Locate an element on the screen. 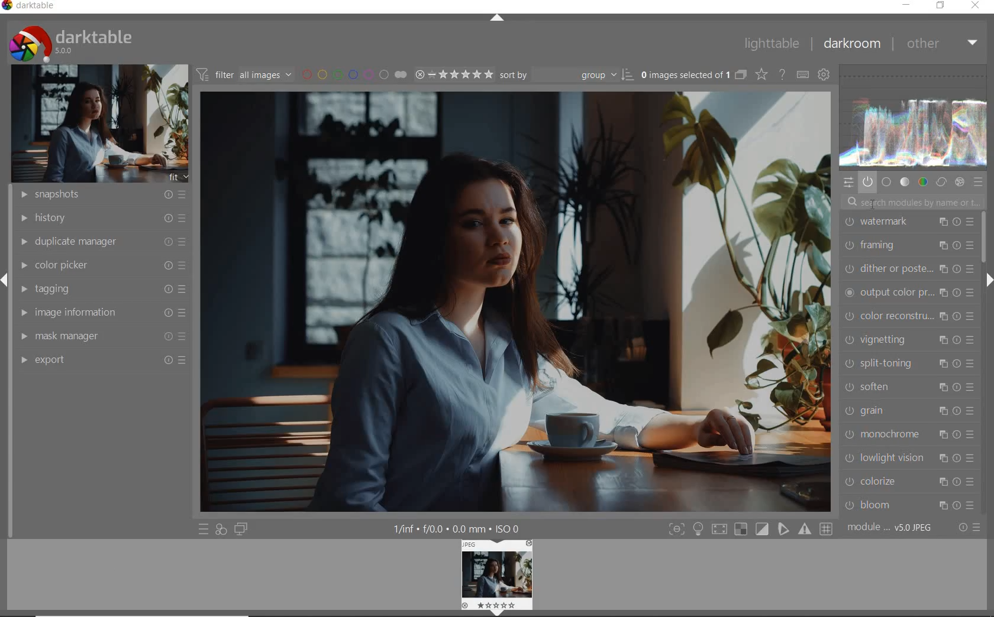 This screenshot has width=994, height=617. tagging is located at coordinates (101, 289).